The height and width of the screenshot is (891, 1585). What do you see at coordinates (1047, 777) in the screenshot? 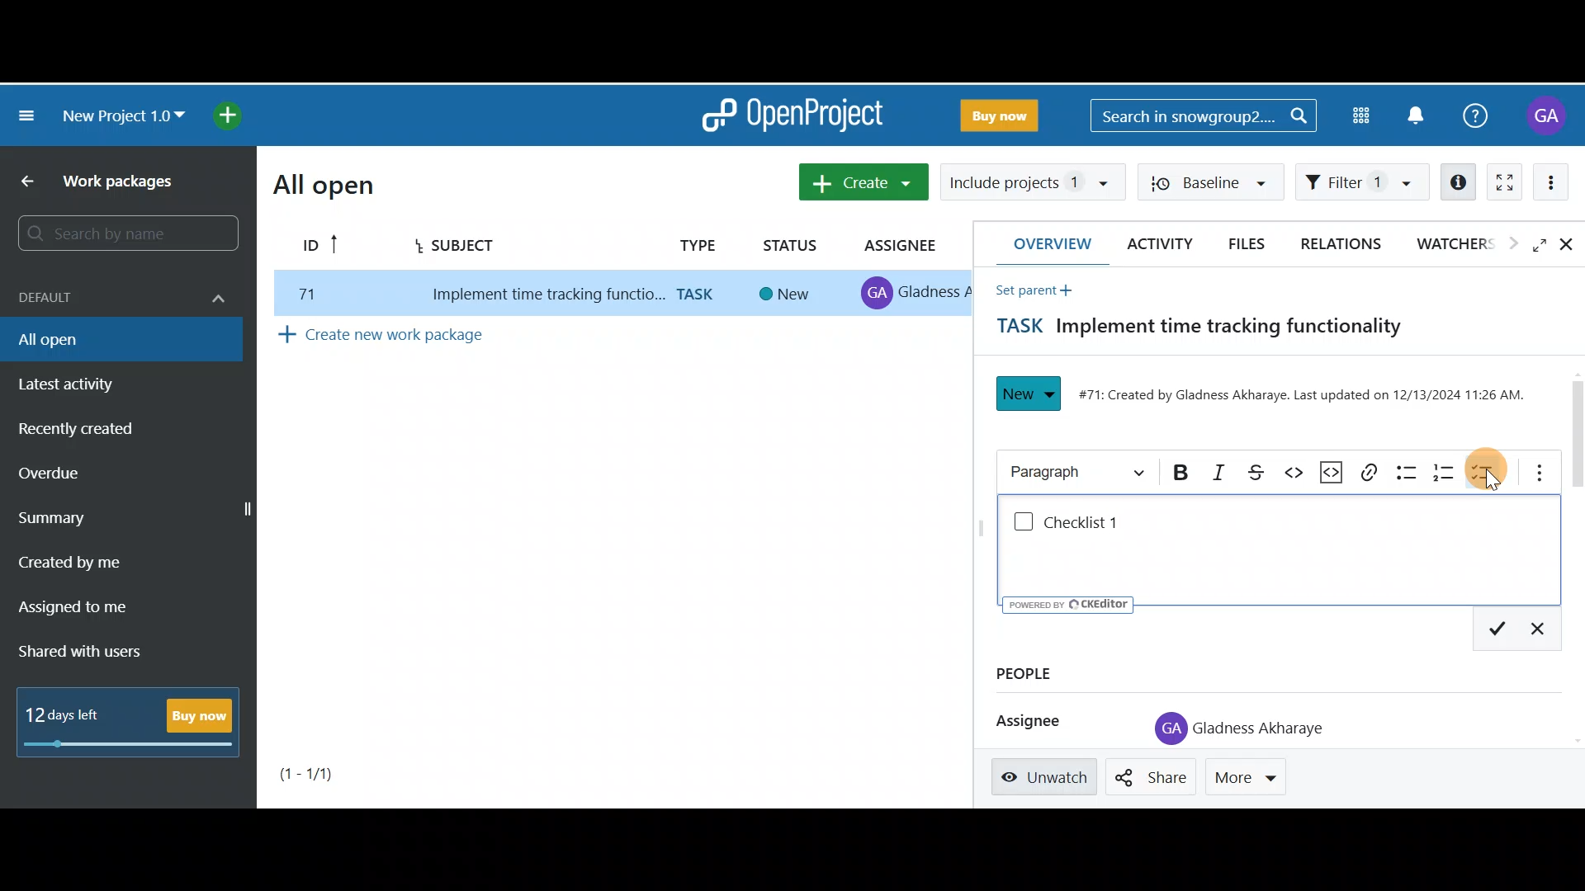
I see `Unwatch` at bounding box center [1047, 777].